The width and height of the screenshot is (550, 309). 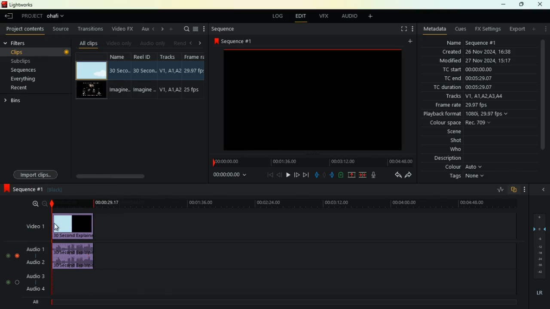 I want to click on lightworks, so click(x=21, y=5).